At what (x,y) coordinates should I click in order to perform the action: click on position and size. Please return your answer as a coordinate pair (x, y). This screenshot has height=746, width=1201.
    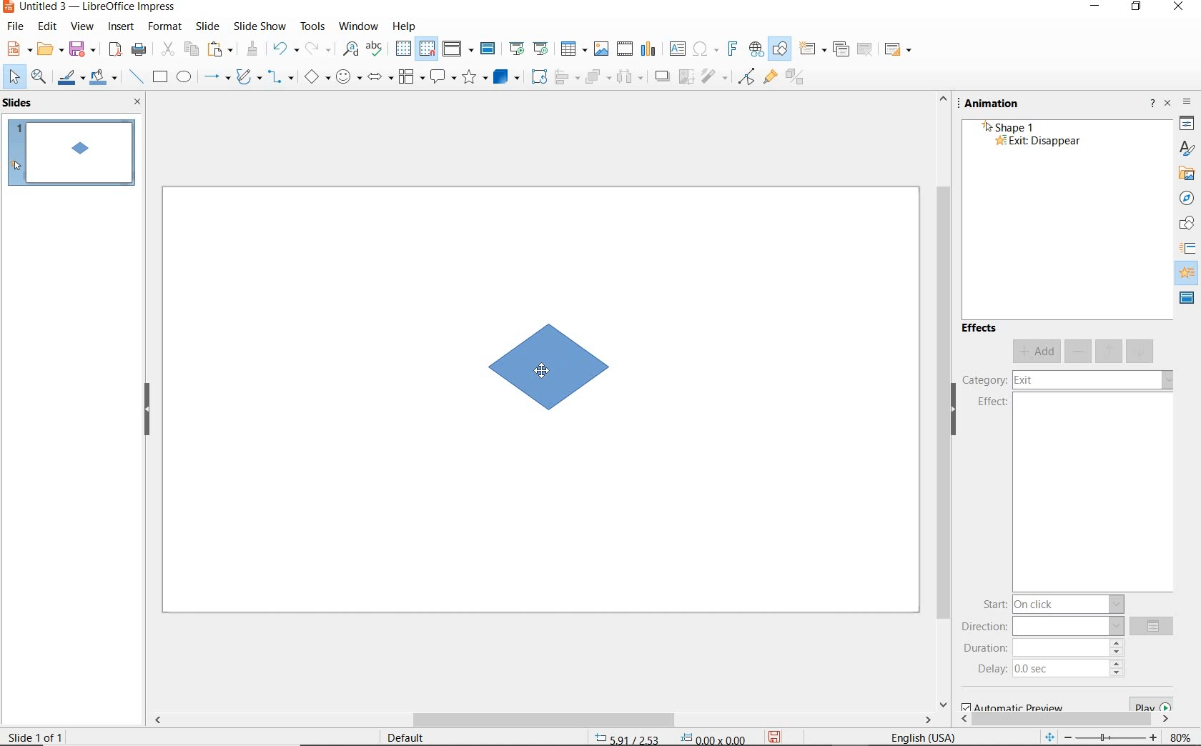
    Looking at the image, I should click on (668, 737).